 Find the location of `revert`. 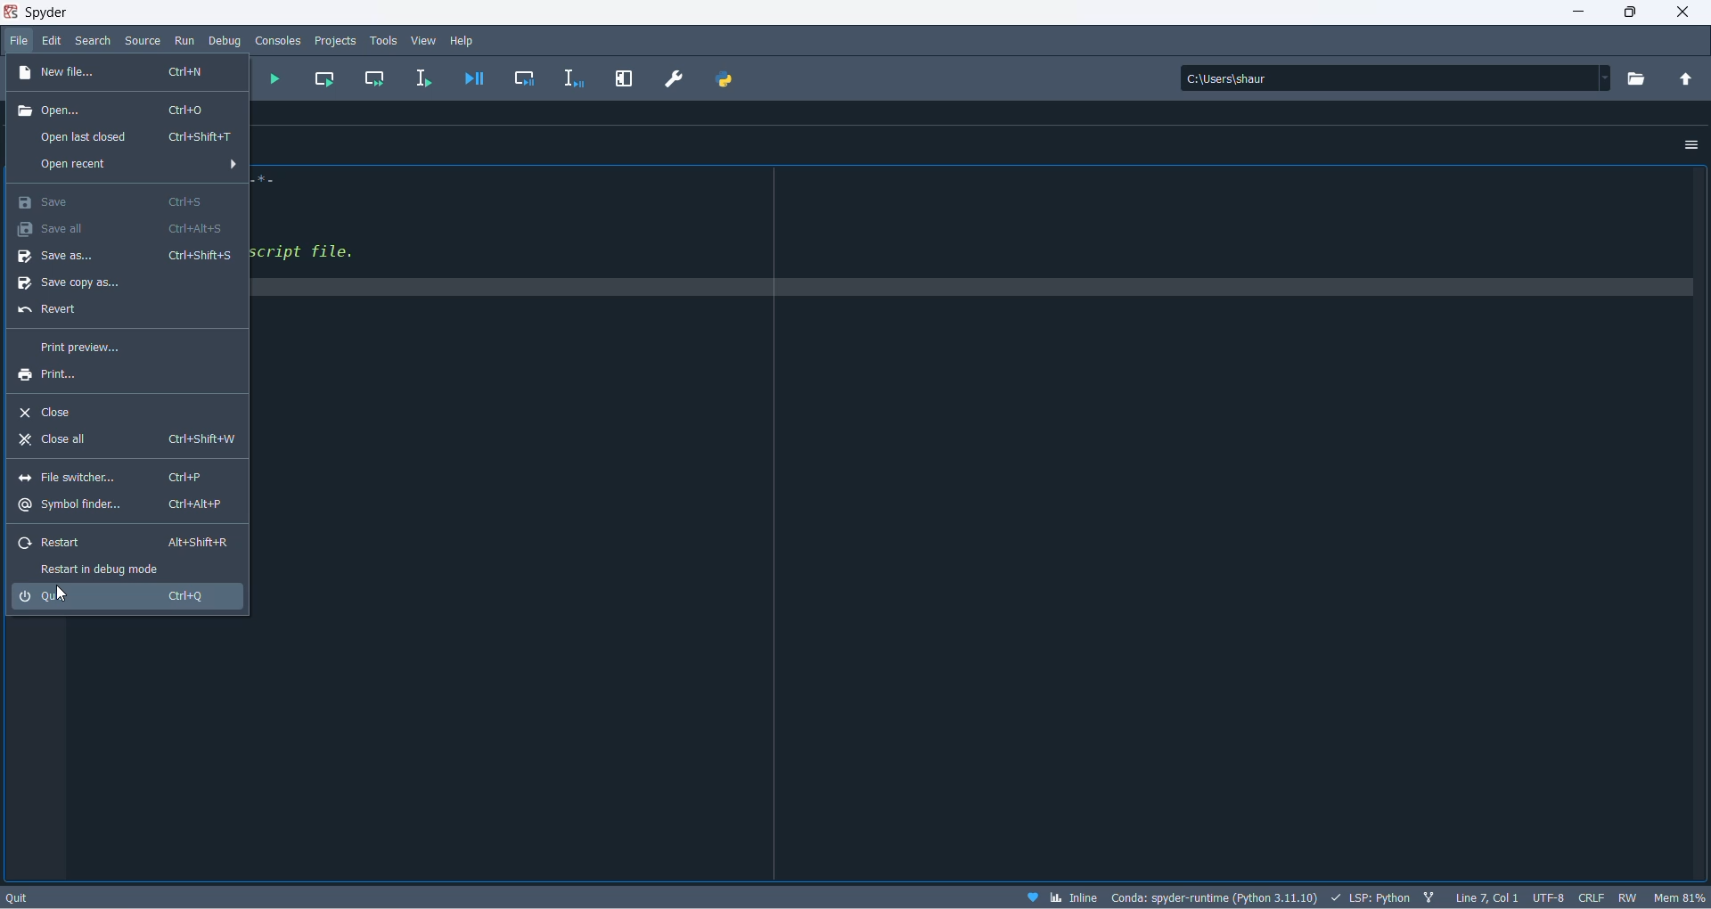

revert is located at coordinates (129, 314).